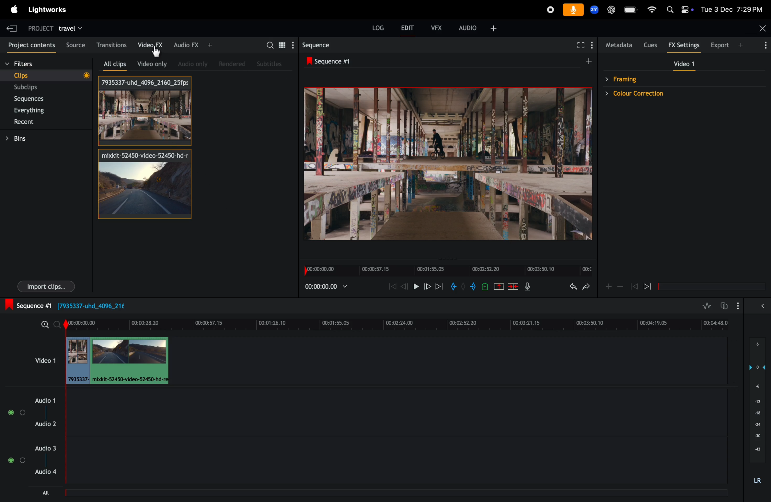 This screenshot has height=502, width=771. I want to click on forward, so click(426, 288).